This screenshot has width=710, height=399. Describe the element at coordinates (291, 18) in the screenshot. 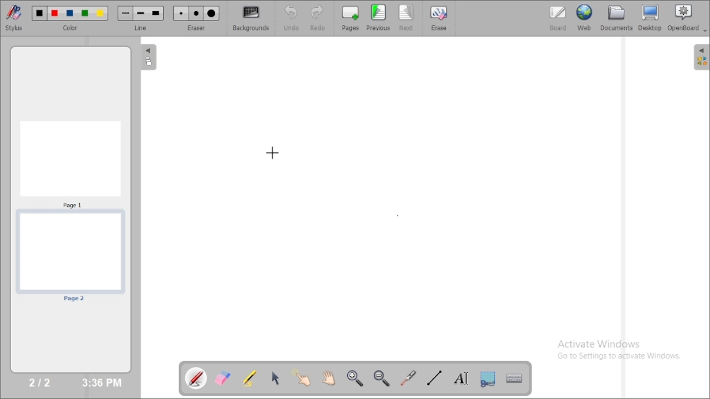

I see `undo` at that location.